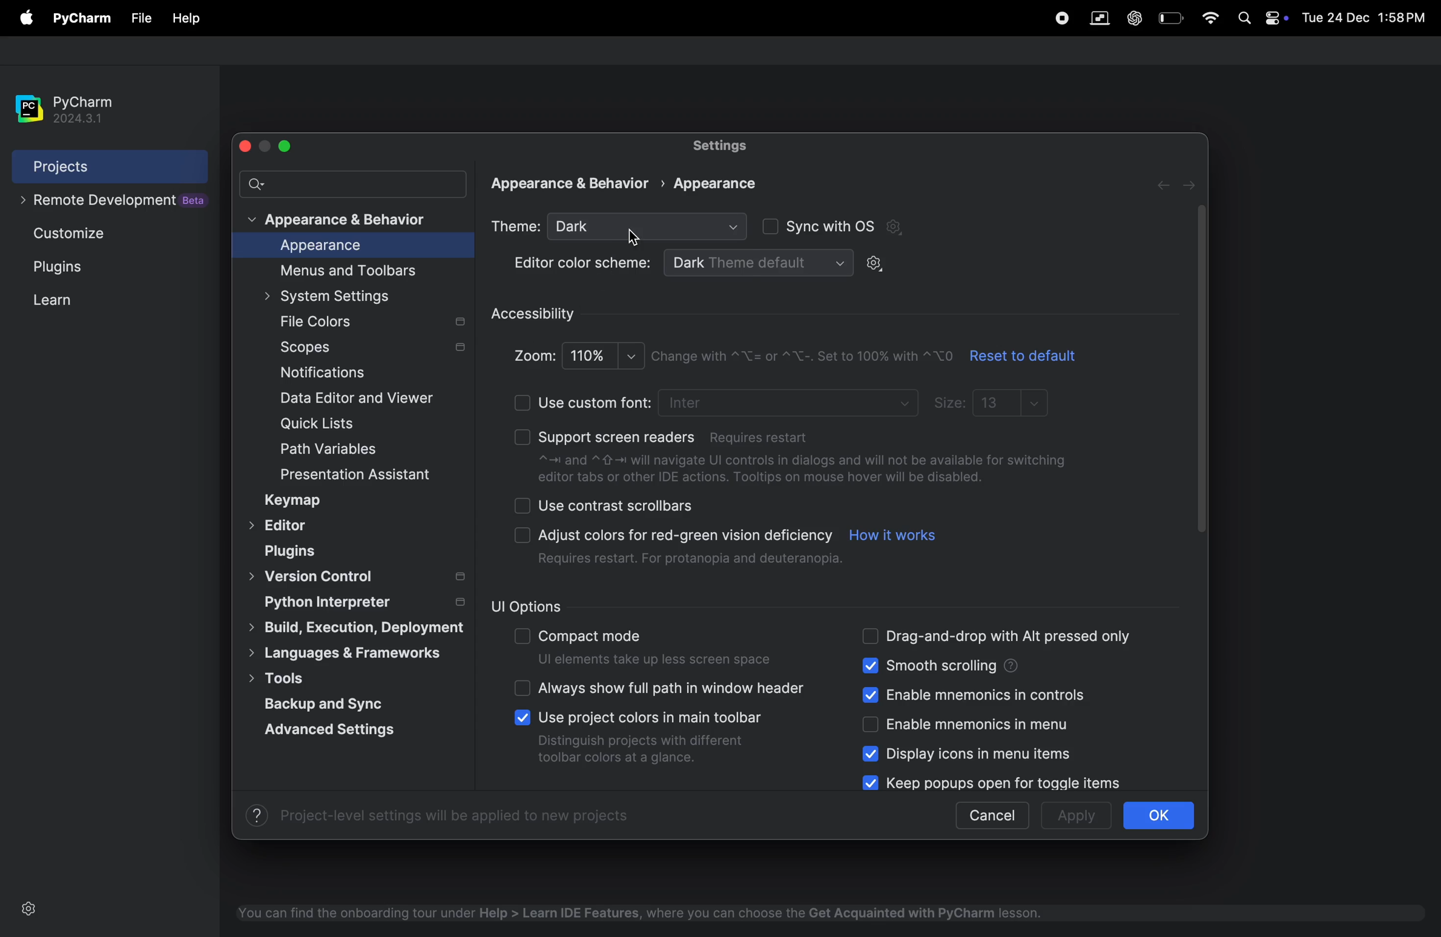 The height and width of the screenshot is (937, 1441). Describe the element at coordinates (522, 399) in the screenshot. I see `check boxes` at that location.